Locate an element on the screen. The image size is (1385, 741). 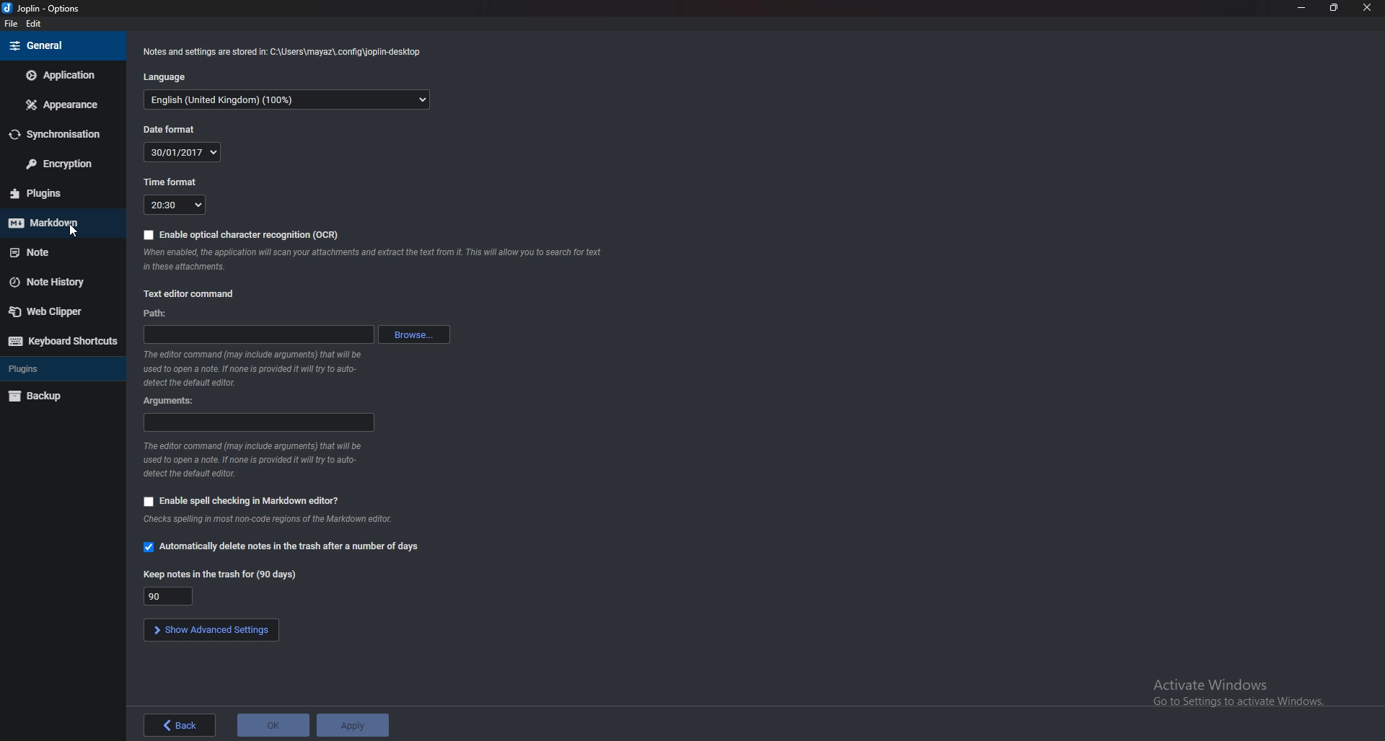
General is located at coordinates (58, 45).